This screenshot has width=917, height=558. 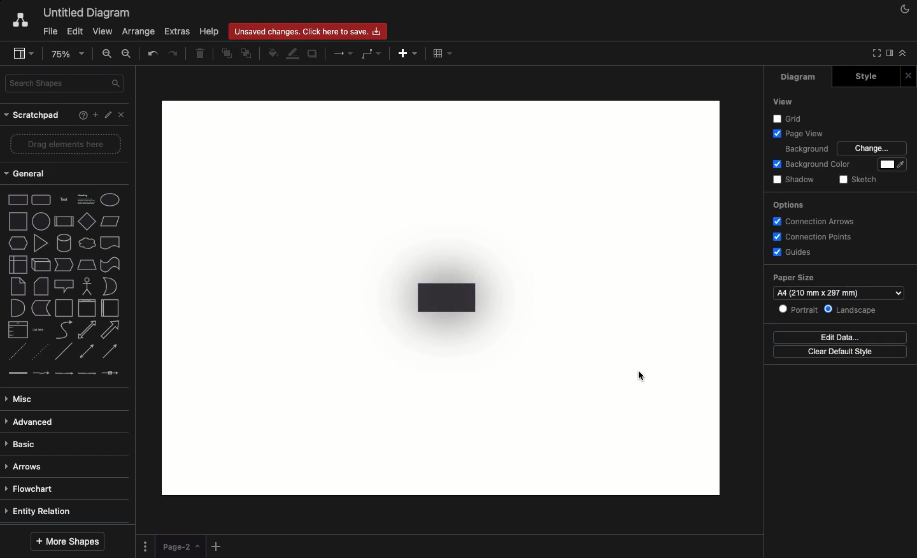 What do you see at coordinates (146, 547) in the screenshot?
I see `Options` at bounding box center [146, 547].